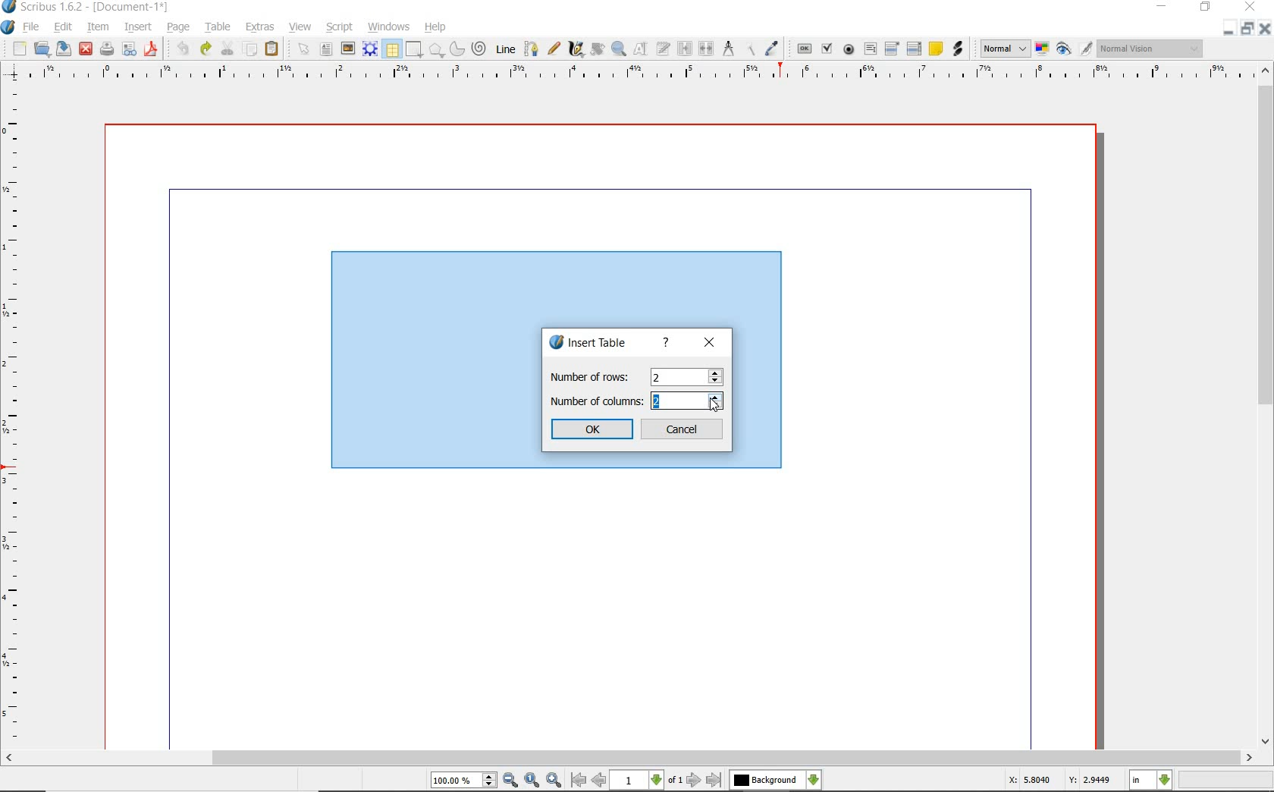 The width and height of the screenshot is (1274, 792). Describe the element at coordinates (480, 49) in the screenshot. I see `spiral` at that location.